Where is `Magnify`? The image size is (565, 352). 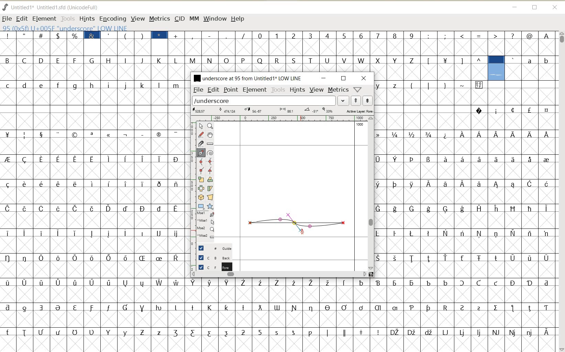 Magnify is located at coordinates (210, 126).